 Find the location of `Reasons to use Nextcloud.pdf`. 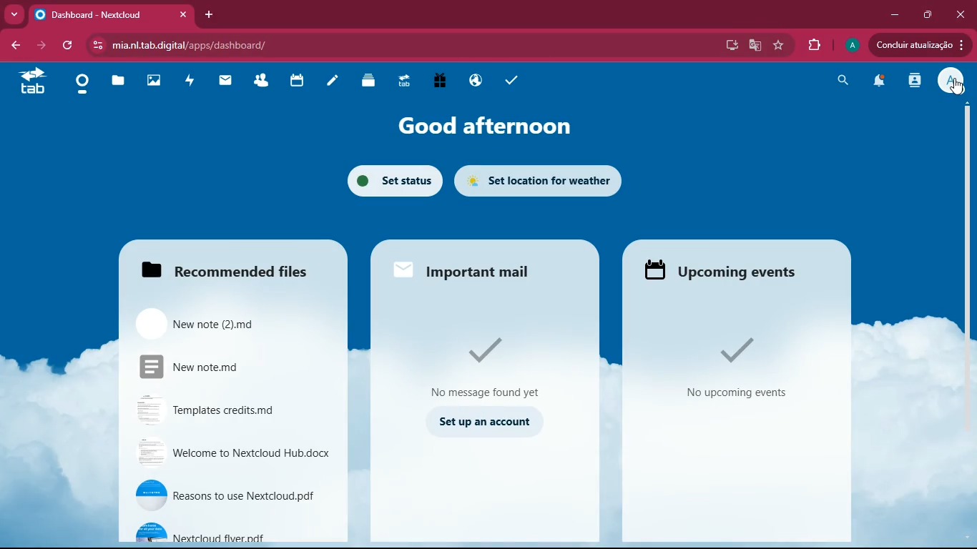

Reasons to use Nextcloud.pdf is located at coordinates (232, 495).